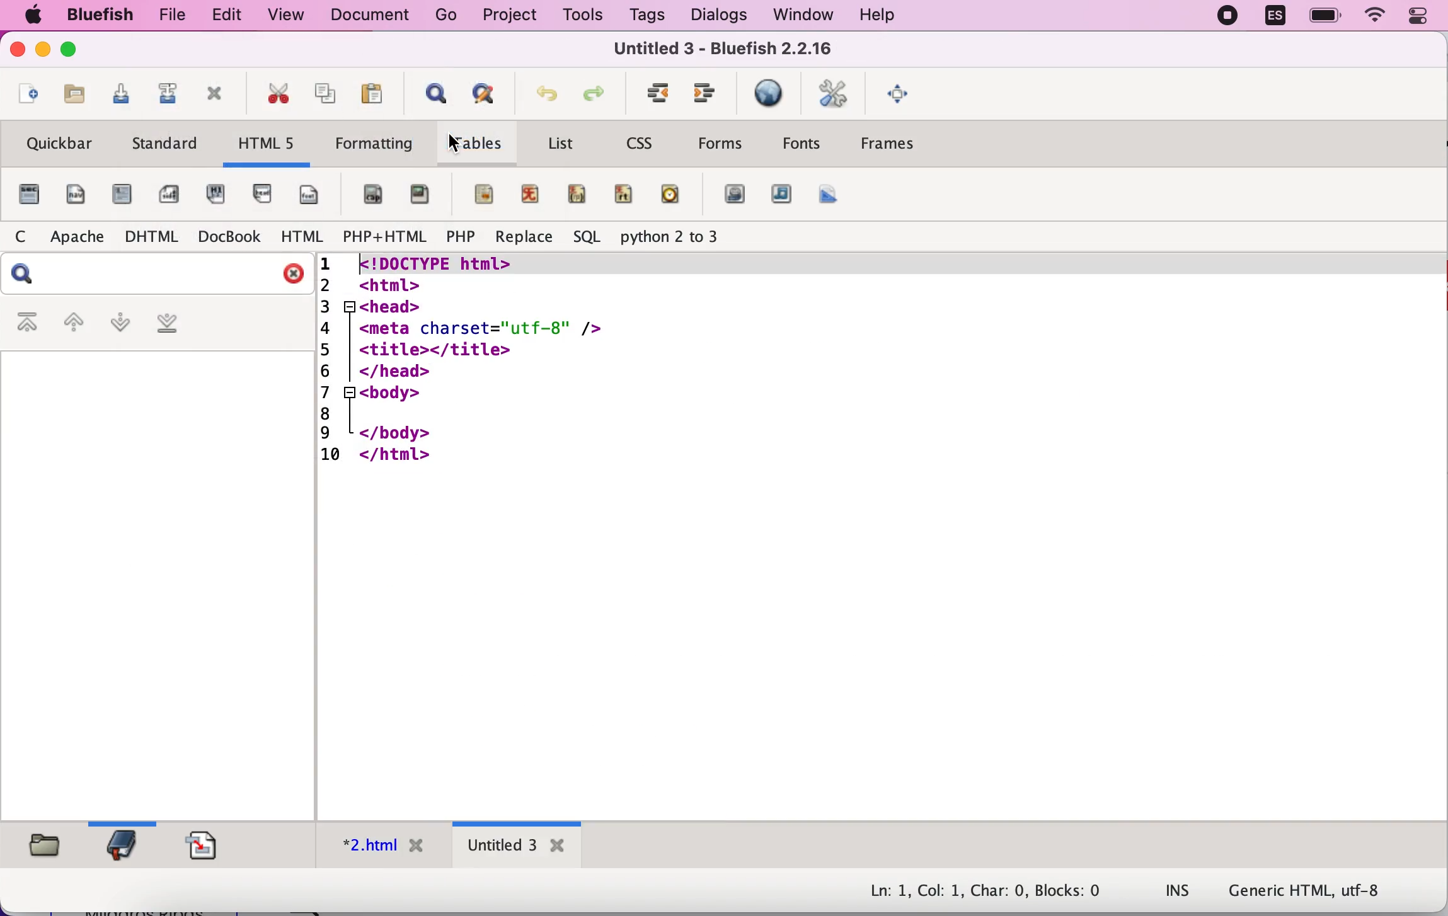 The image size is (1448, 916). What do you see at coordinates (263, 145) in the screenshot?
I see `html5` at bounding box center [263, 145].